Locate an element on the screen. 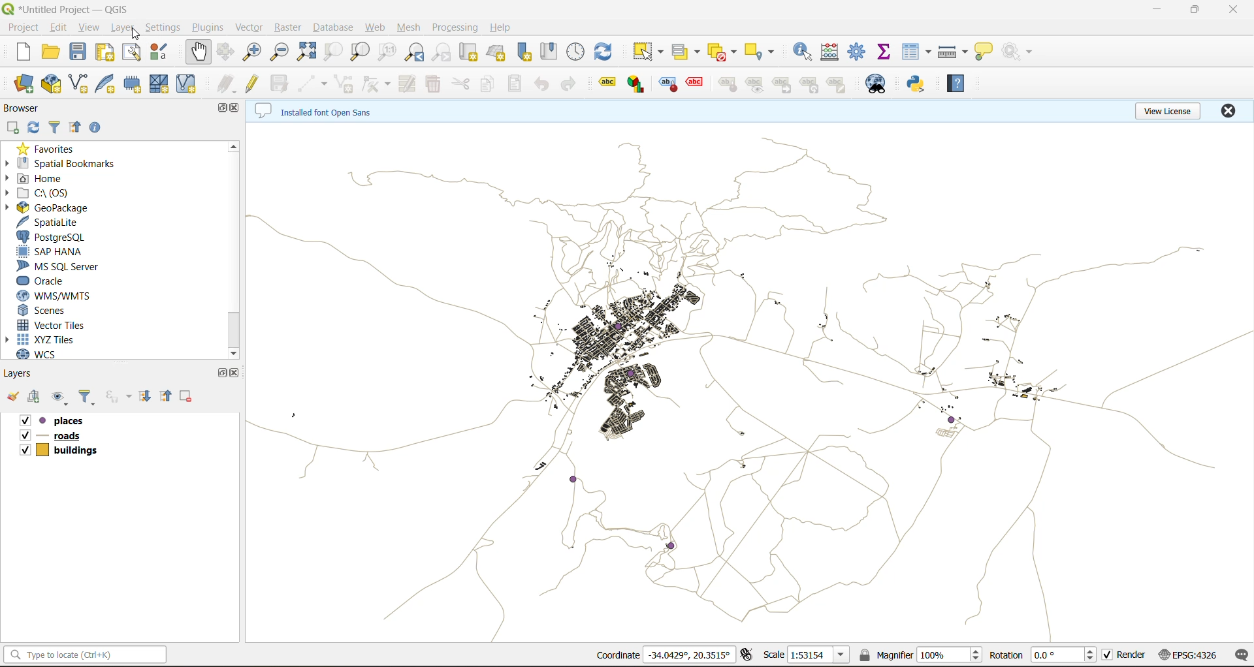 The image size is (1254, 667). c\:os is located at coordinates (67, 194).